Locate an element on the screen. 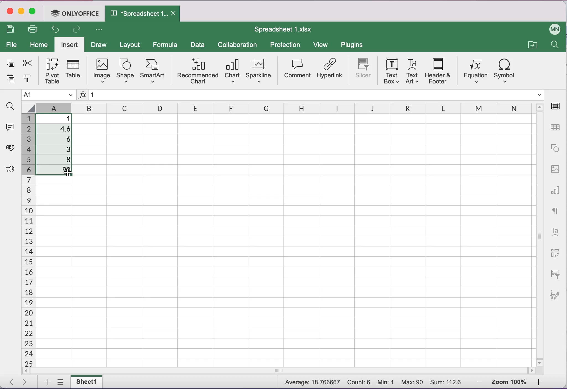 The image size is (567, 389). layout is located at coordinates (132, 44).